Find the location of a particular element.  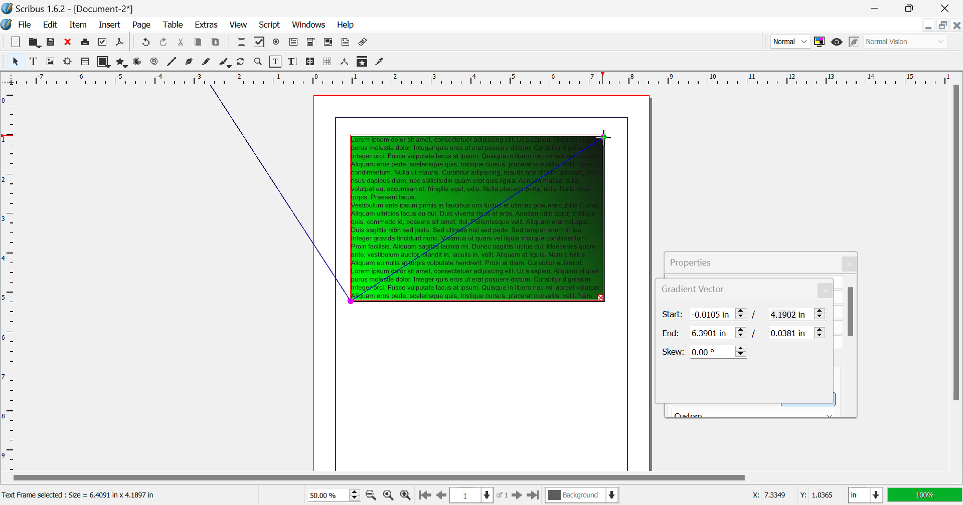

Cut is located at coordinates (182, 43).